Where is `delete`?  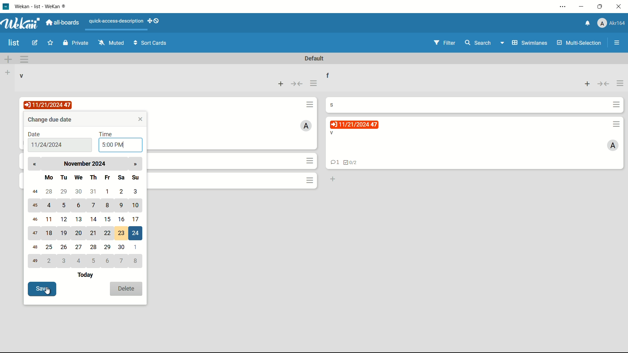
delete is located at coordinates (126, 289).